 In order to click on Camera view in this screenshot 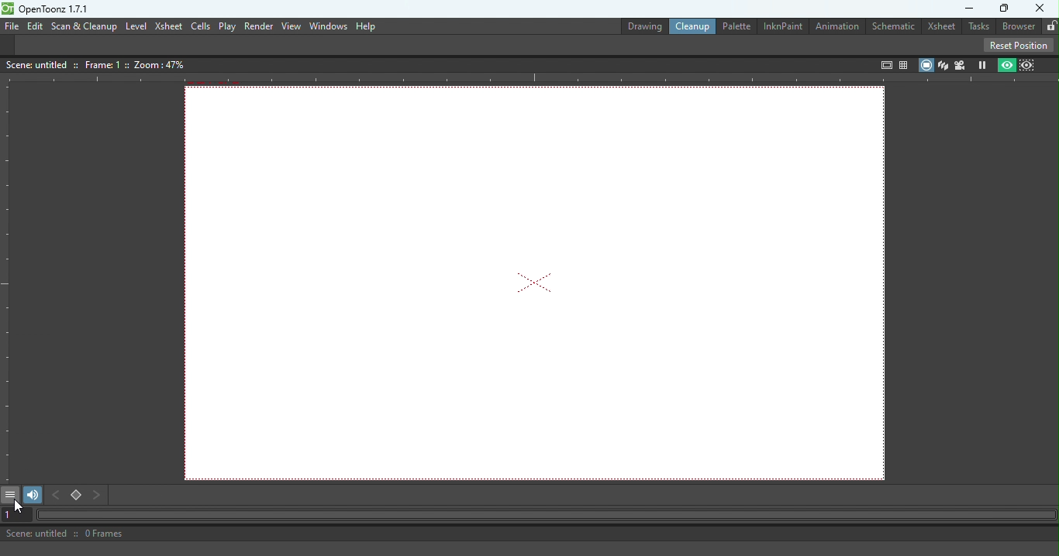, I will do `click(961, 64)`.